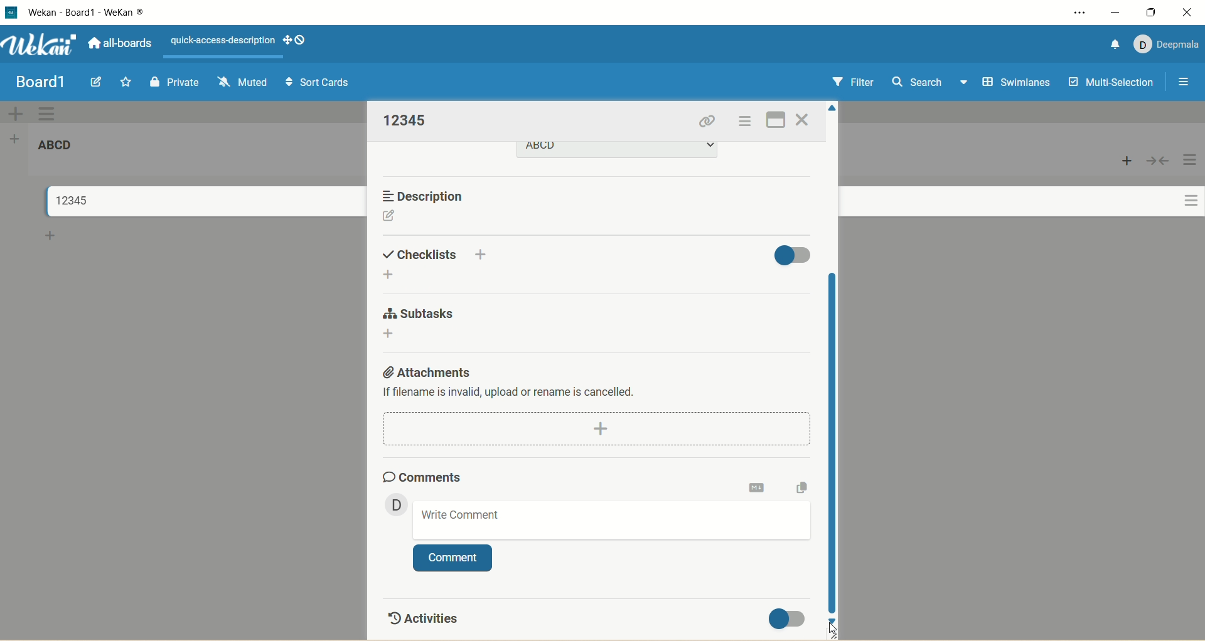  What do you see at coordinates (318, 84) in the screenshot?
I see `sort cards` at bounding box center [318, 84].